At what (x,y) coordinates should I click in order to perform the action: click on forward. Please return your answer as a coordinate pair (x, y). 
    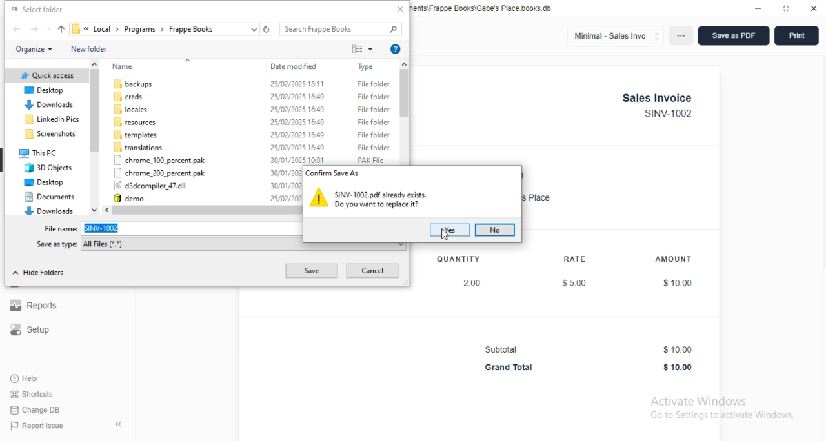
    Looking at the image, I should click on (34, 28).